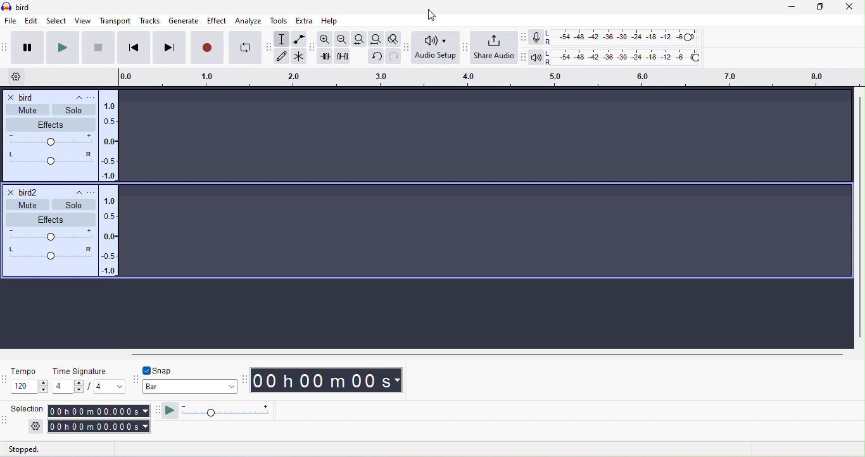 The width and height of the screenshot is (865, 457). Describe the element at coordinates (87, 381) in the screenshot. I see `time signature` at that location.